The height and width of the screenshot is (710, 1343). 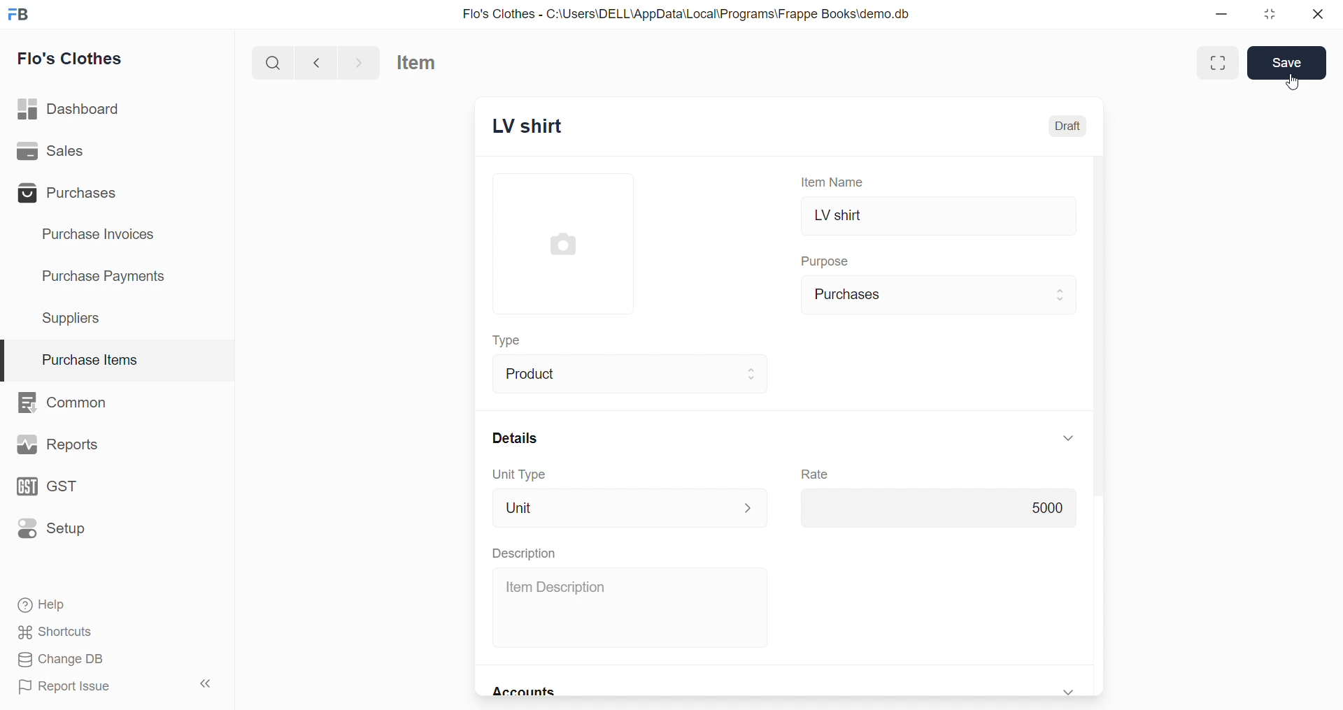 I want to click on Sales, so click(x=72, y=152).